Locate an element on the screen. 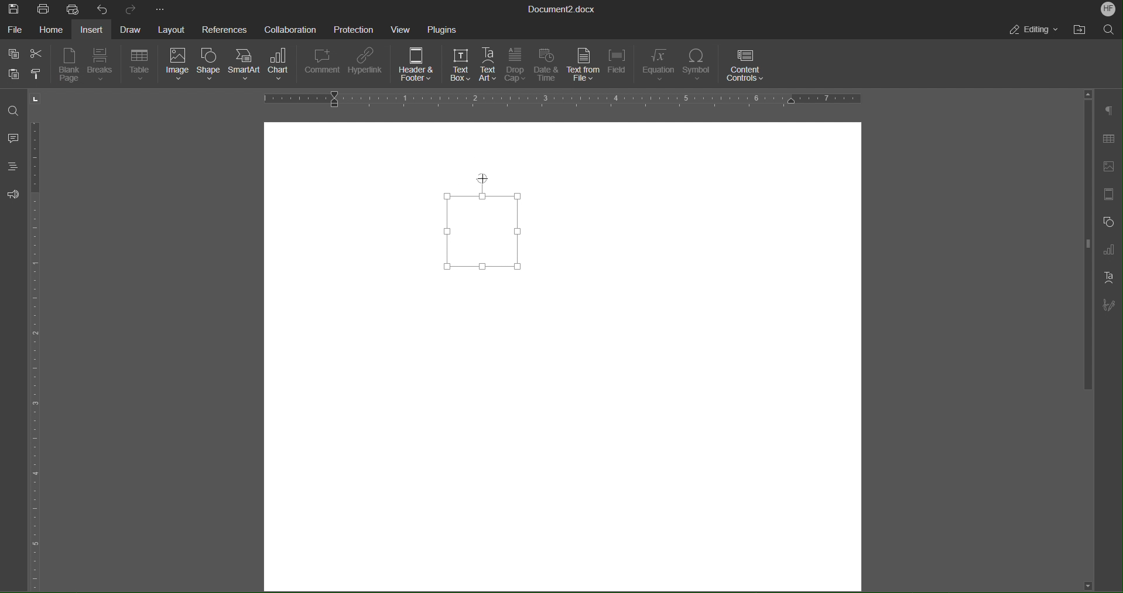  Comment is located at coordinates (323, 65).